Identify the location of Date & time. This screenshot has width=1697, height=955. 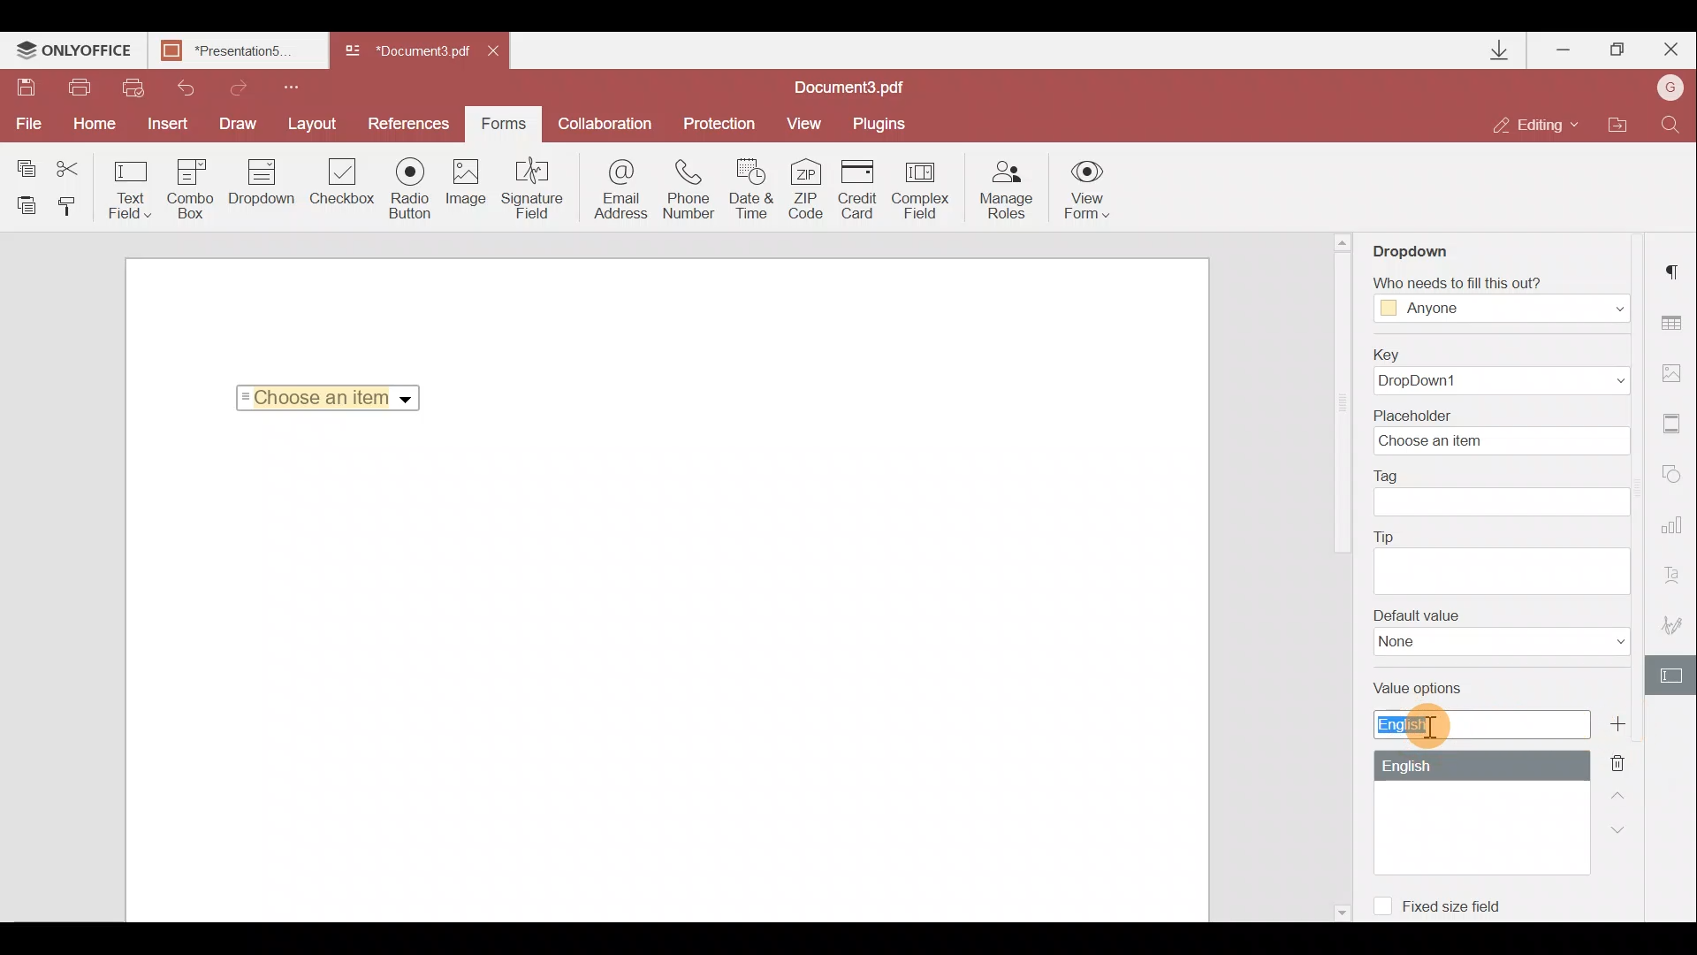
(753, 192).